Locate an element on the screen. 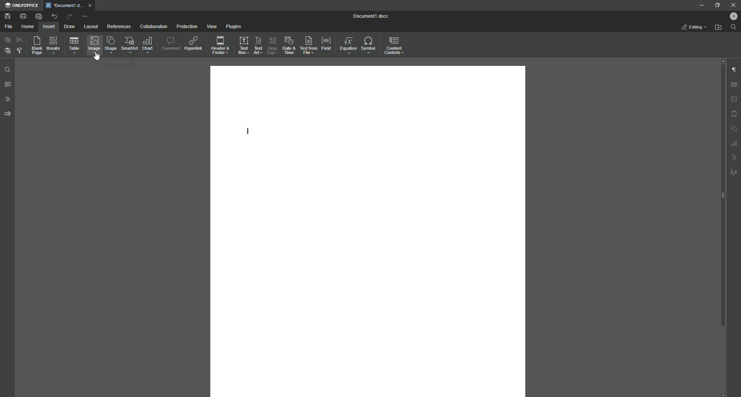 Image resolution: width=741 pixels, height=397 pixels. Find is located at coordinates (734, 28).